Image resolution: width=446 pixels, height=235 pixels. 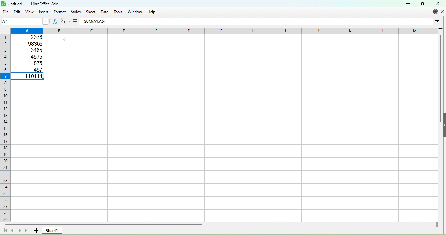 What do you see at coordinates (64, 21) in the screenshot?
I see `Reject` at bounding box center [64, 21].